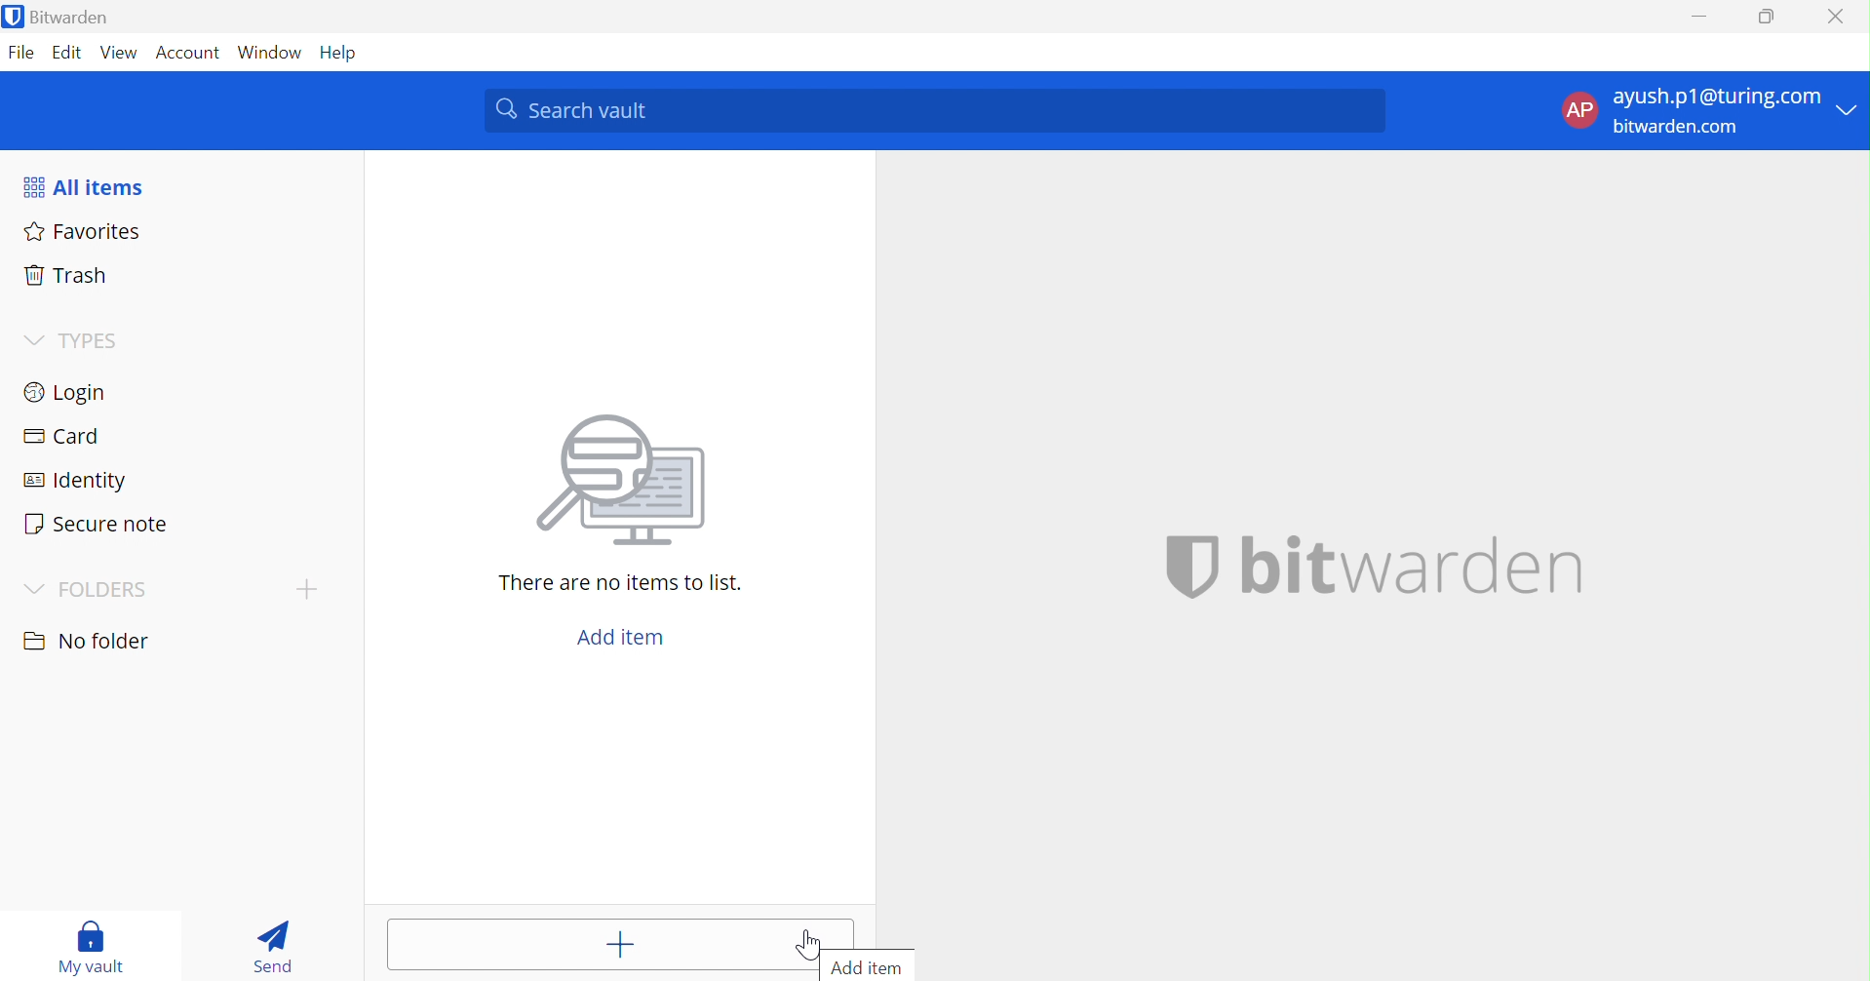  I want to click on Card, so click(58, 433).